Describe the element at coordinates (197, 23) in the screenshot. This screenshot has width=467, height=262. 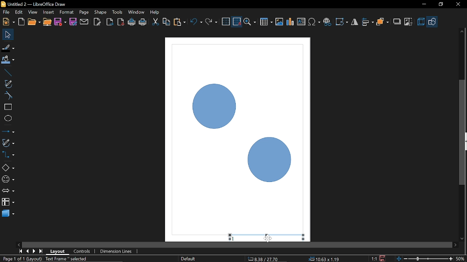
I see `Undo` at that location.